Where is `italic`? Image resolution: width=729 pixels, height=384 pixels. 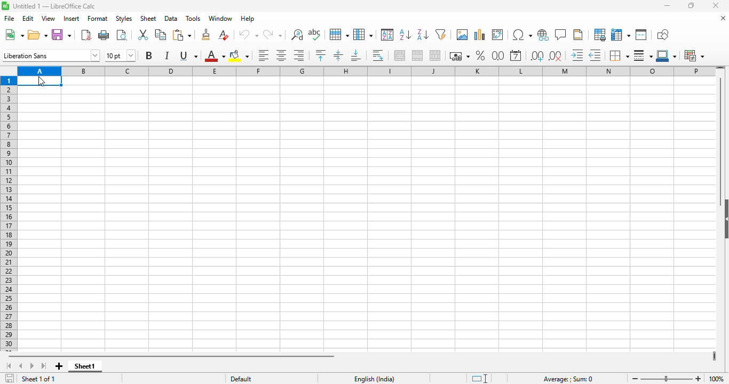 italic is located at coordinates (167, 55).